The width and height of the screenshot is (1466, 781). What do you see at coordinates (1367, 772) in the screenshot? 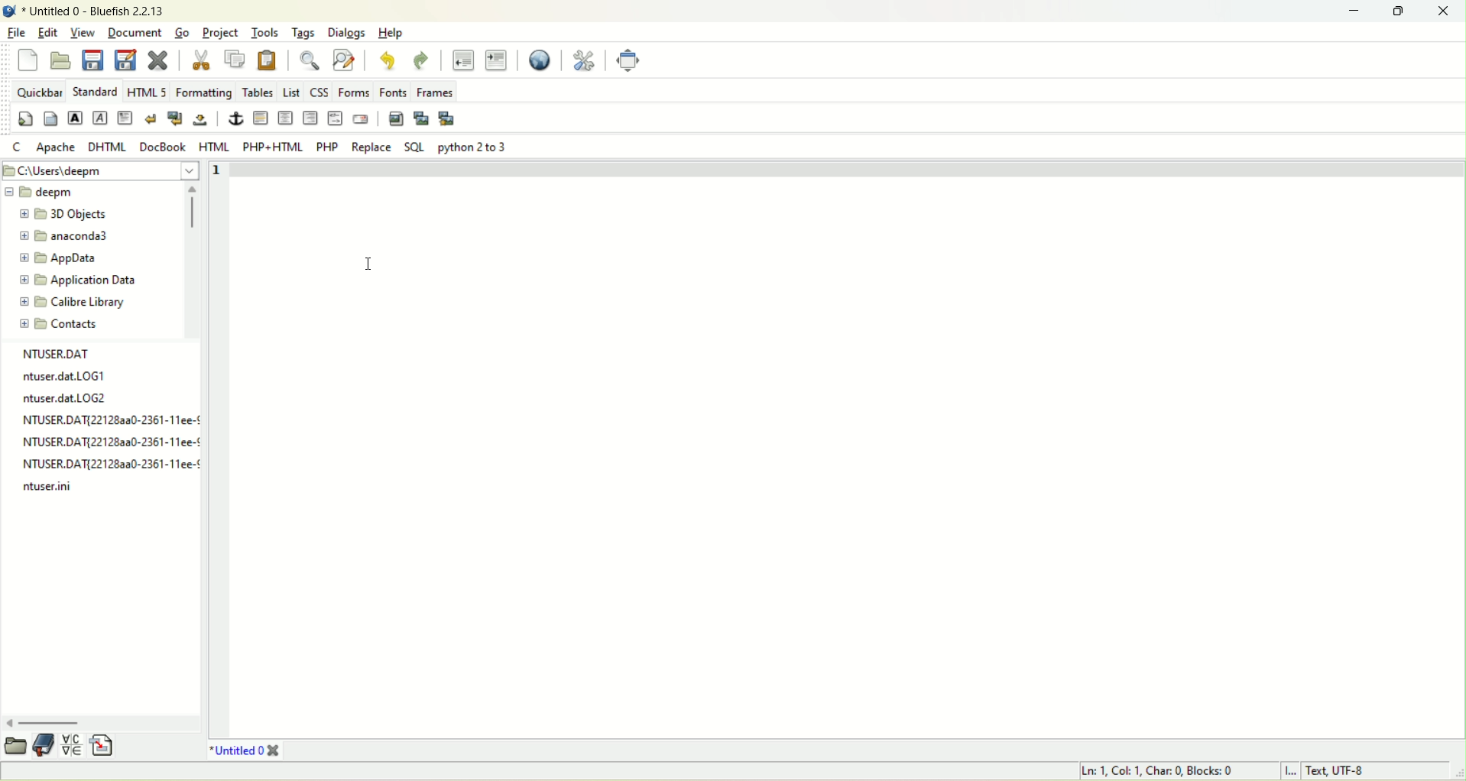
I see `character encoding` at bounding box center [1367, 772].